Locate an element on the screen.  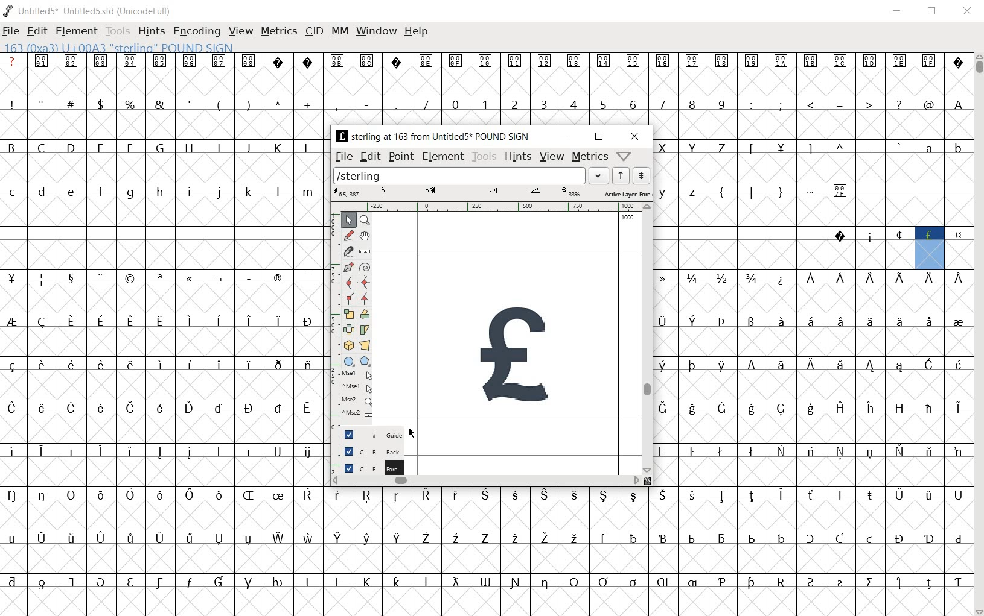
Symbol is located at coordinates (100, 451).